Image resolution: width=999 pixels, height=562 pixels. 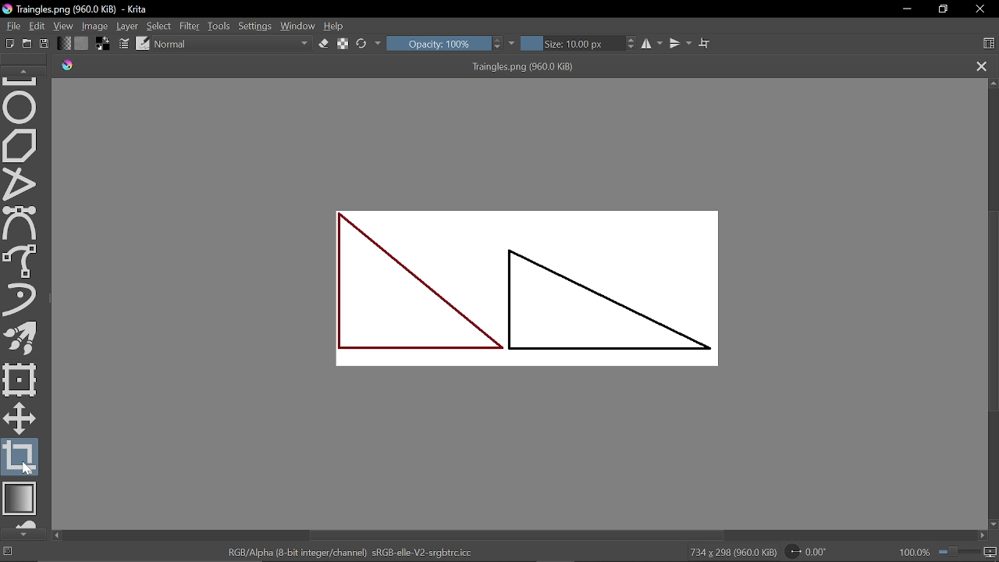 I want to click on Close tab, so click(x=982, y=67).